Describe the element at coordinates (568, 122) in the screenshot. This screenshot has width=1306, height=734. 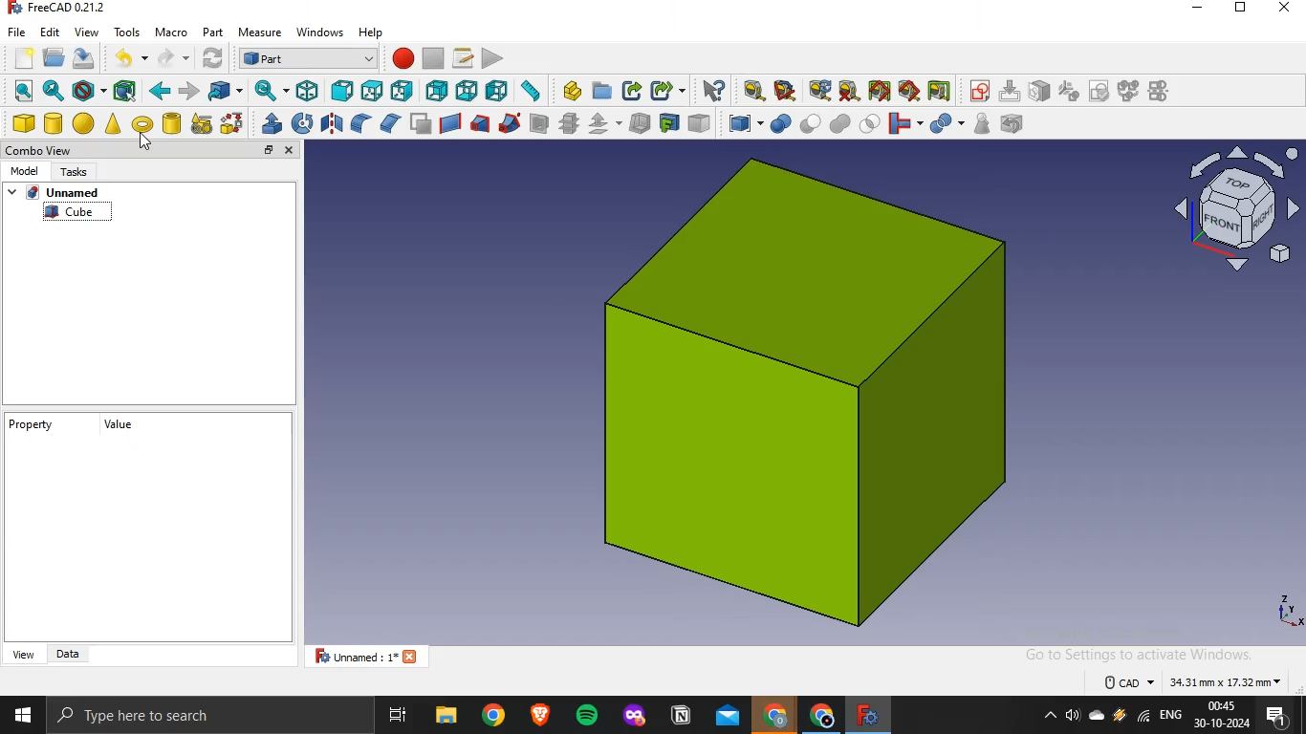
I see `cross section` at that location.